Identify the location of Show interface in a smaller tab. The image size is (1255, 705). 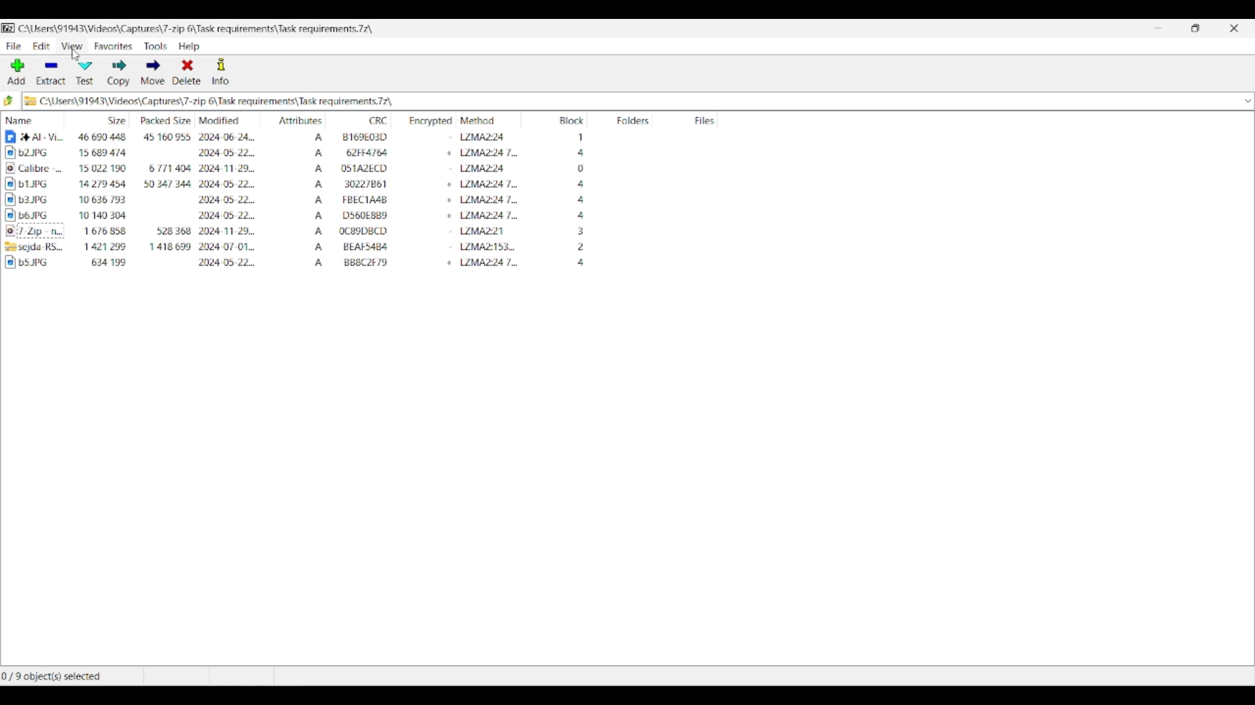
(1196, 28).